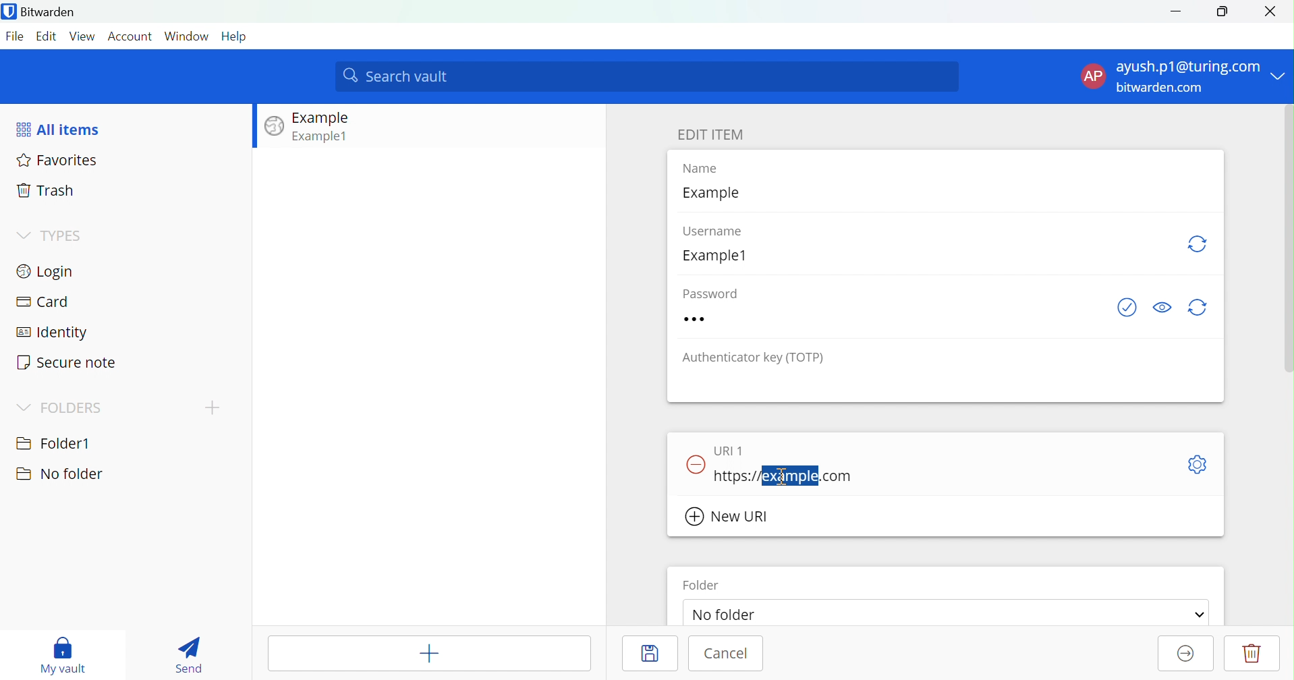  Describe the element at coordinates (721, 256) in the screenshot. I see `Example1` at that location.